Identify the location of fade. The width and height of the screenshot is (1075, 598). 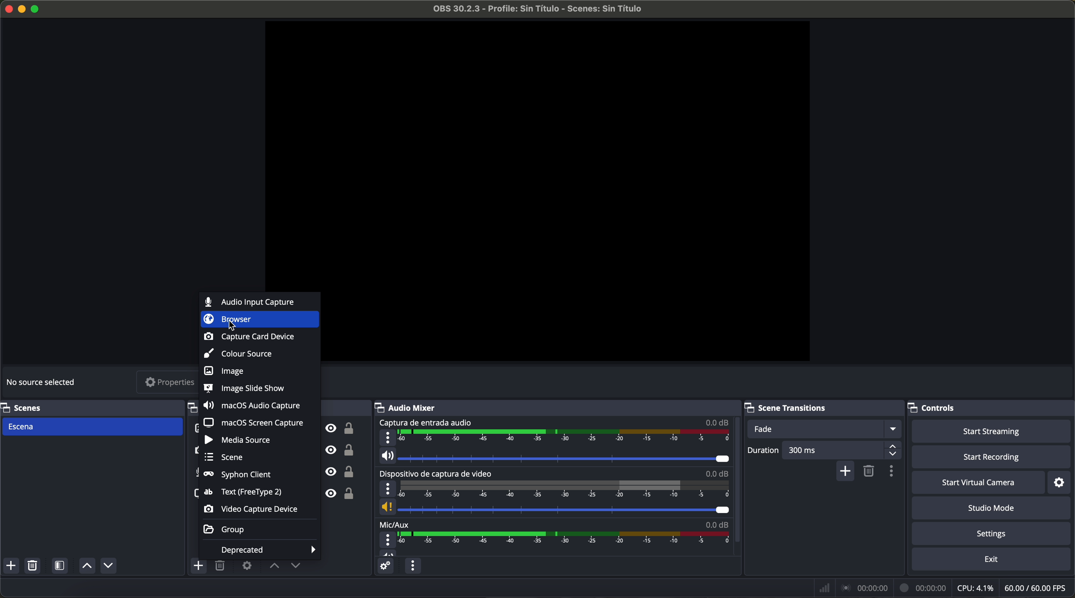
(826, 429).